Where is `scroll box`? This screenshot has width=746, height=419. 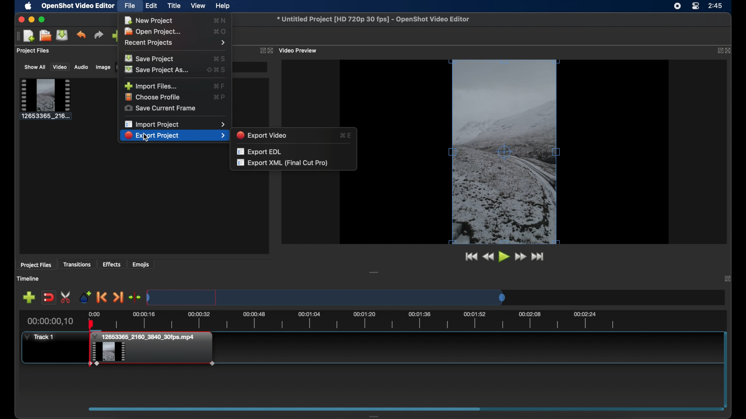 scroll box is located at coordinates (398, 410).